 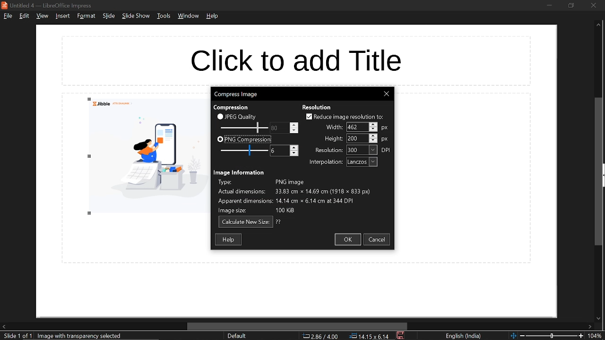 I want to click on Change JPEG quality , so click(x=244, y=128).